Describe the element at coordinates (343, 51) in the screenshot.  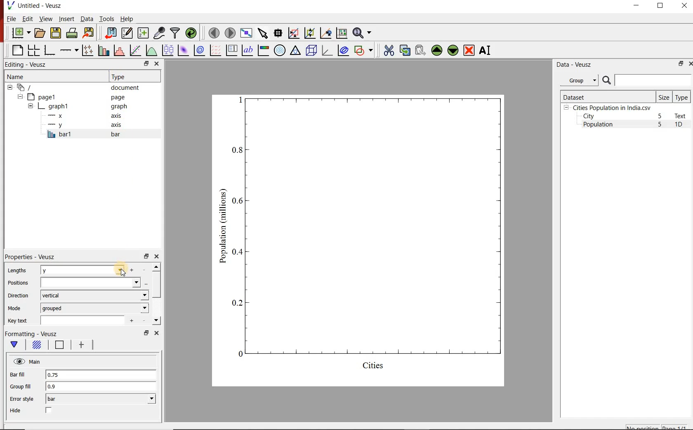
I see `plot covariance ellipses` at that location.